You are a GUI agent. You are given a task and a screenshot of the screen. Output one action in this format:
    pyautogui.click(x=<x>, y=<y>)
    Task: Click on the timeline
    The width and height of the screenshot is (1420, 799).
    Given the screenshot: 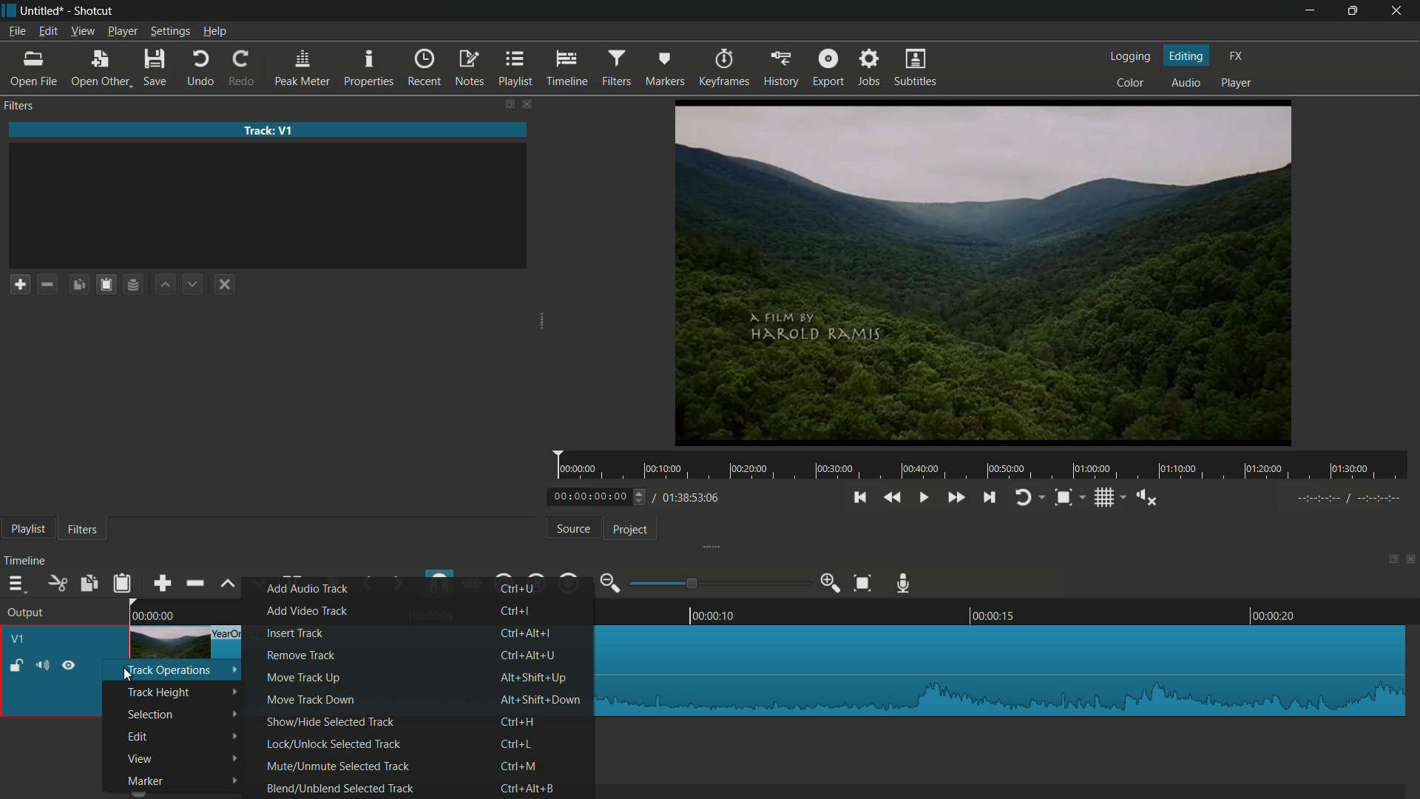 What is the action you would take?
    pyautogui.click(x=567, y=69)
    